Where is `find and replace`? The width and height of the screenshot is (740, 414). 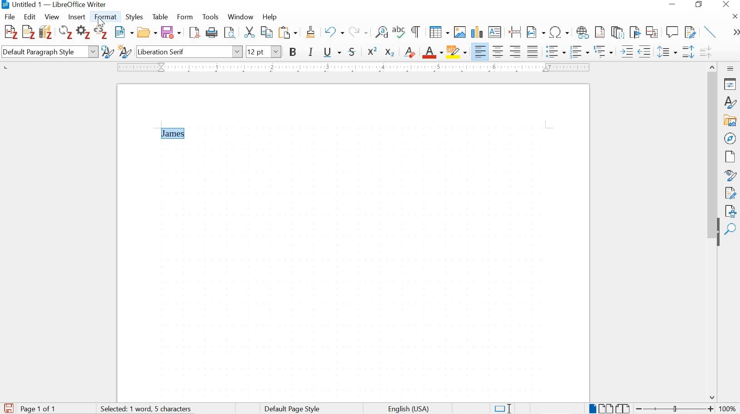 find and replace is located at coordinates (382, 32).